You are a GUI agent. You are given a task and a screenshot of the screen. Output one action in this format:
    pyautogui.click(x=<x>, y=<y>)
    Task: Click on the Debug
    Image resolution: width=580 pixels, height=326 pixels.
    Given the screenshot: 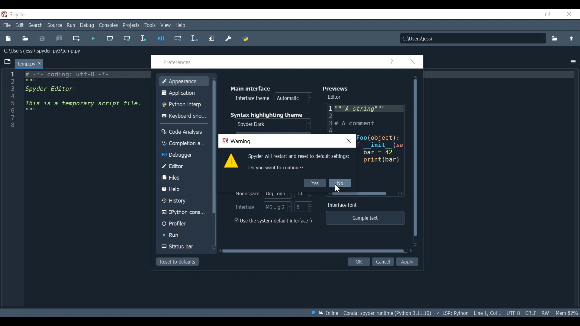 What is the action you would take?
    pyautogui.click(x=88, y=25)
    